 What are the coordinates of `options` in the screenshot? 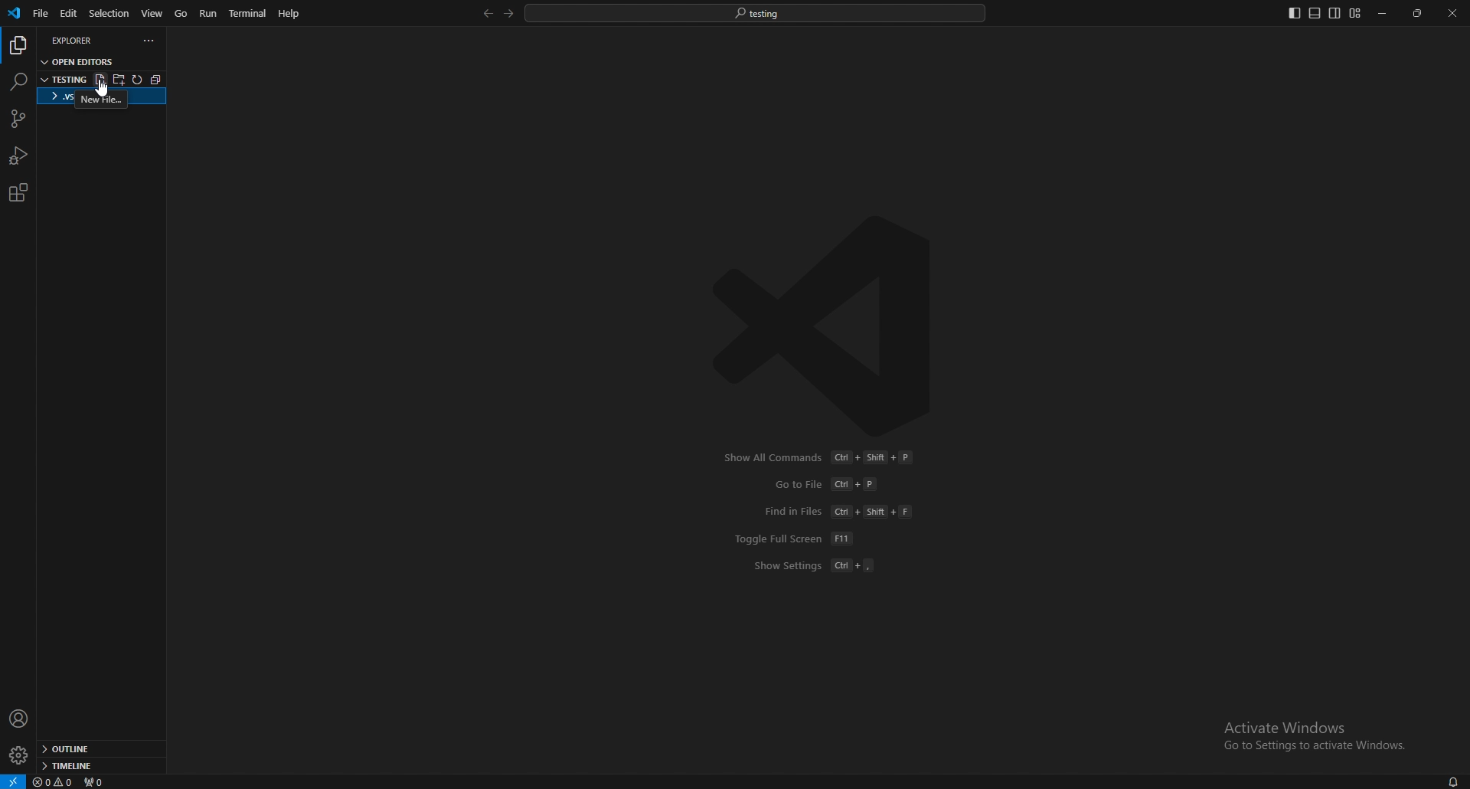 It's located at (149, 41).